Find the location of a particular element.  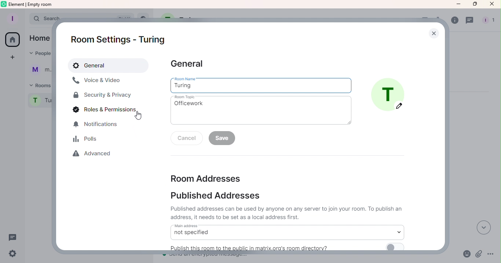

Scroll to most recent messages is located at coordinates (482, 227).